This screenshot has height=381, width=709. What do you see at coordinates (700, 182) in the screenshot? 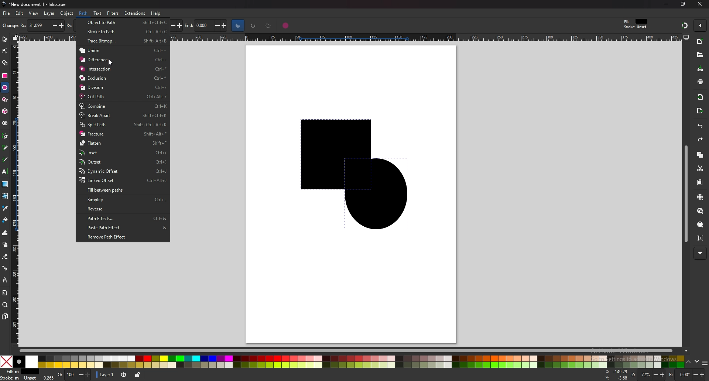
I see `paste` at bounding box center [700, 182].